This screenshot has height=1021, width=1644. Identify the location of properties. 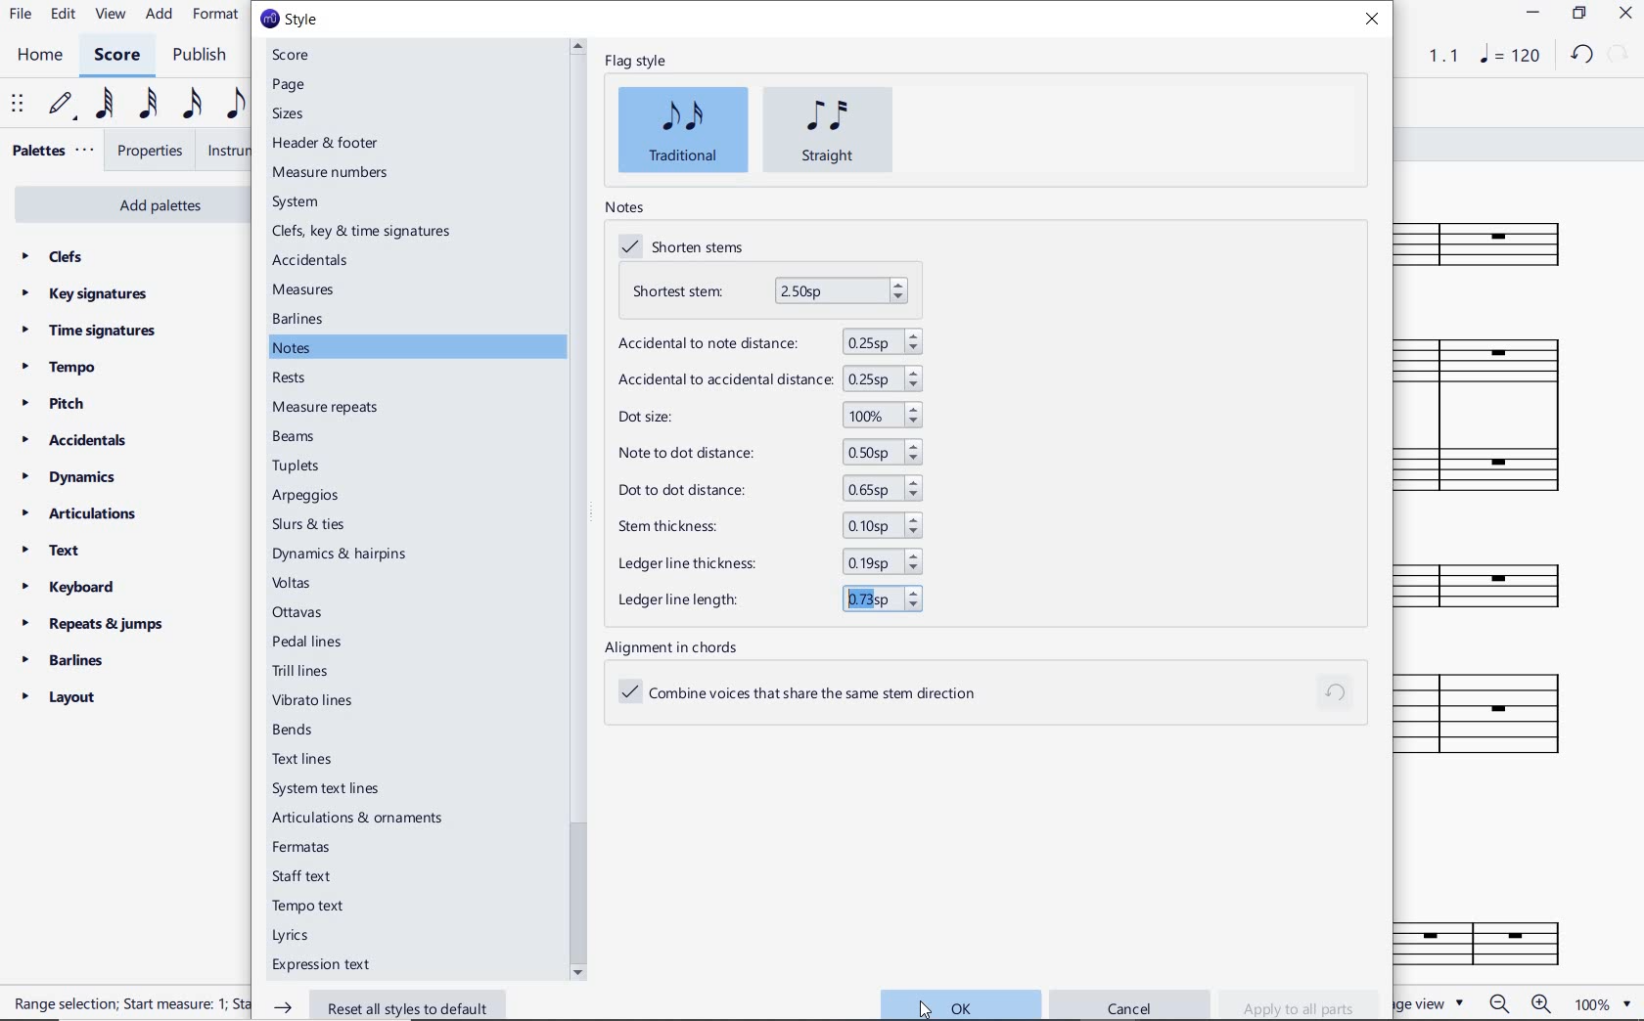
(152, 152).